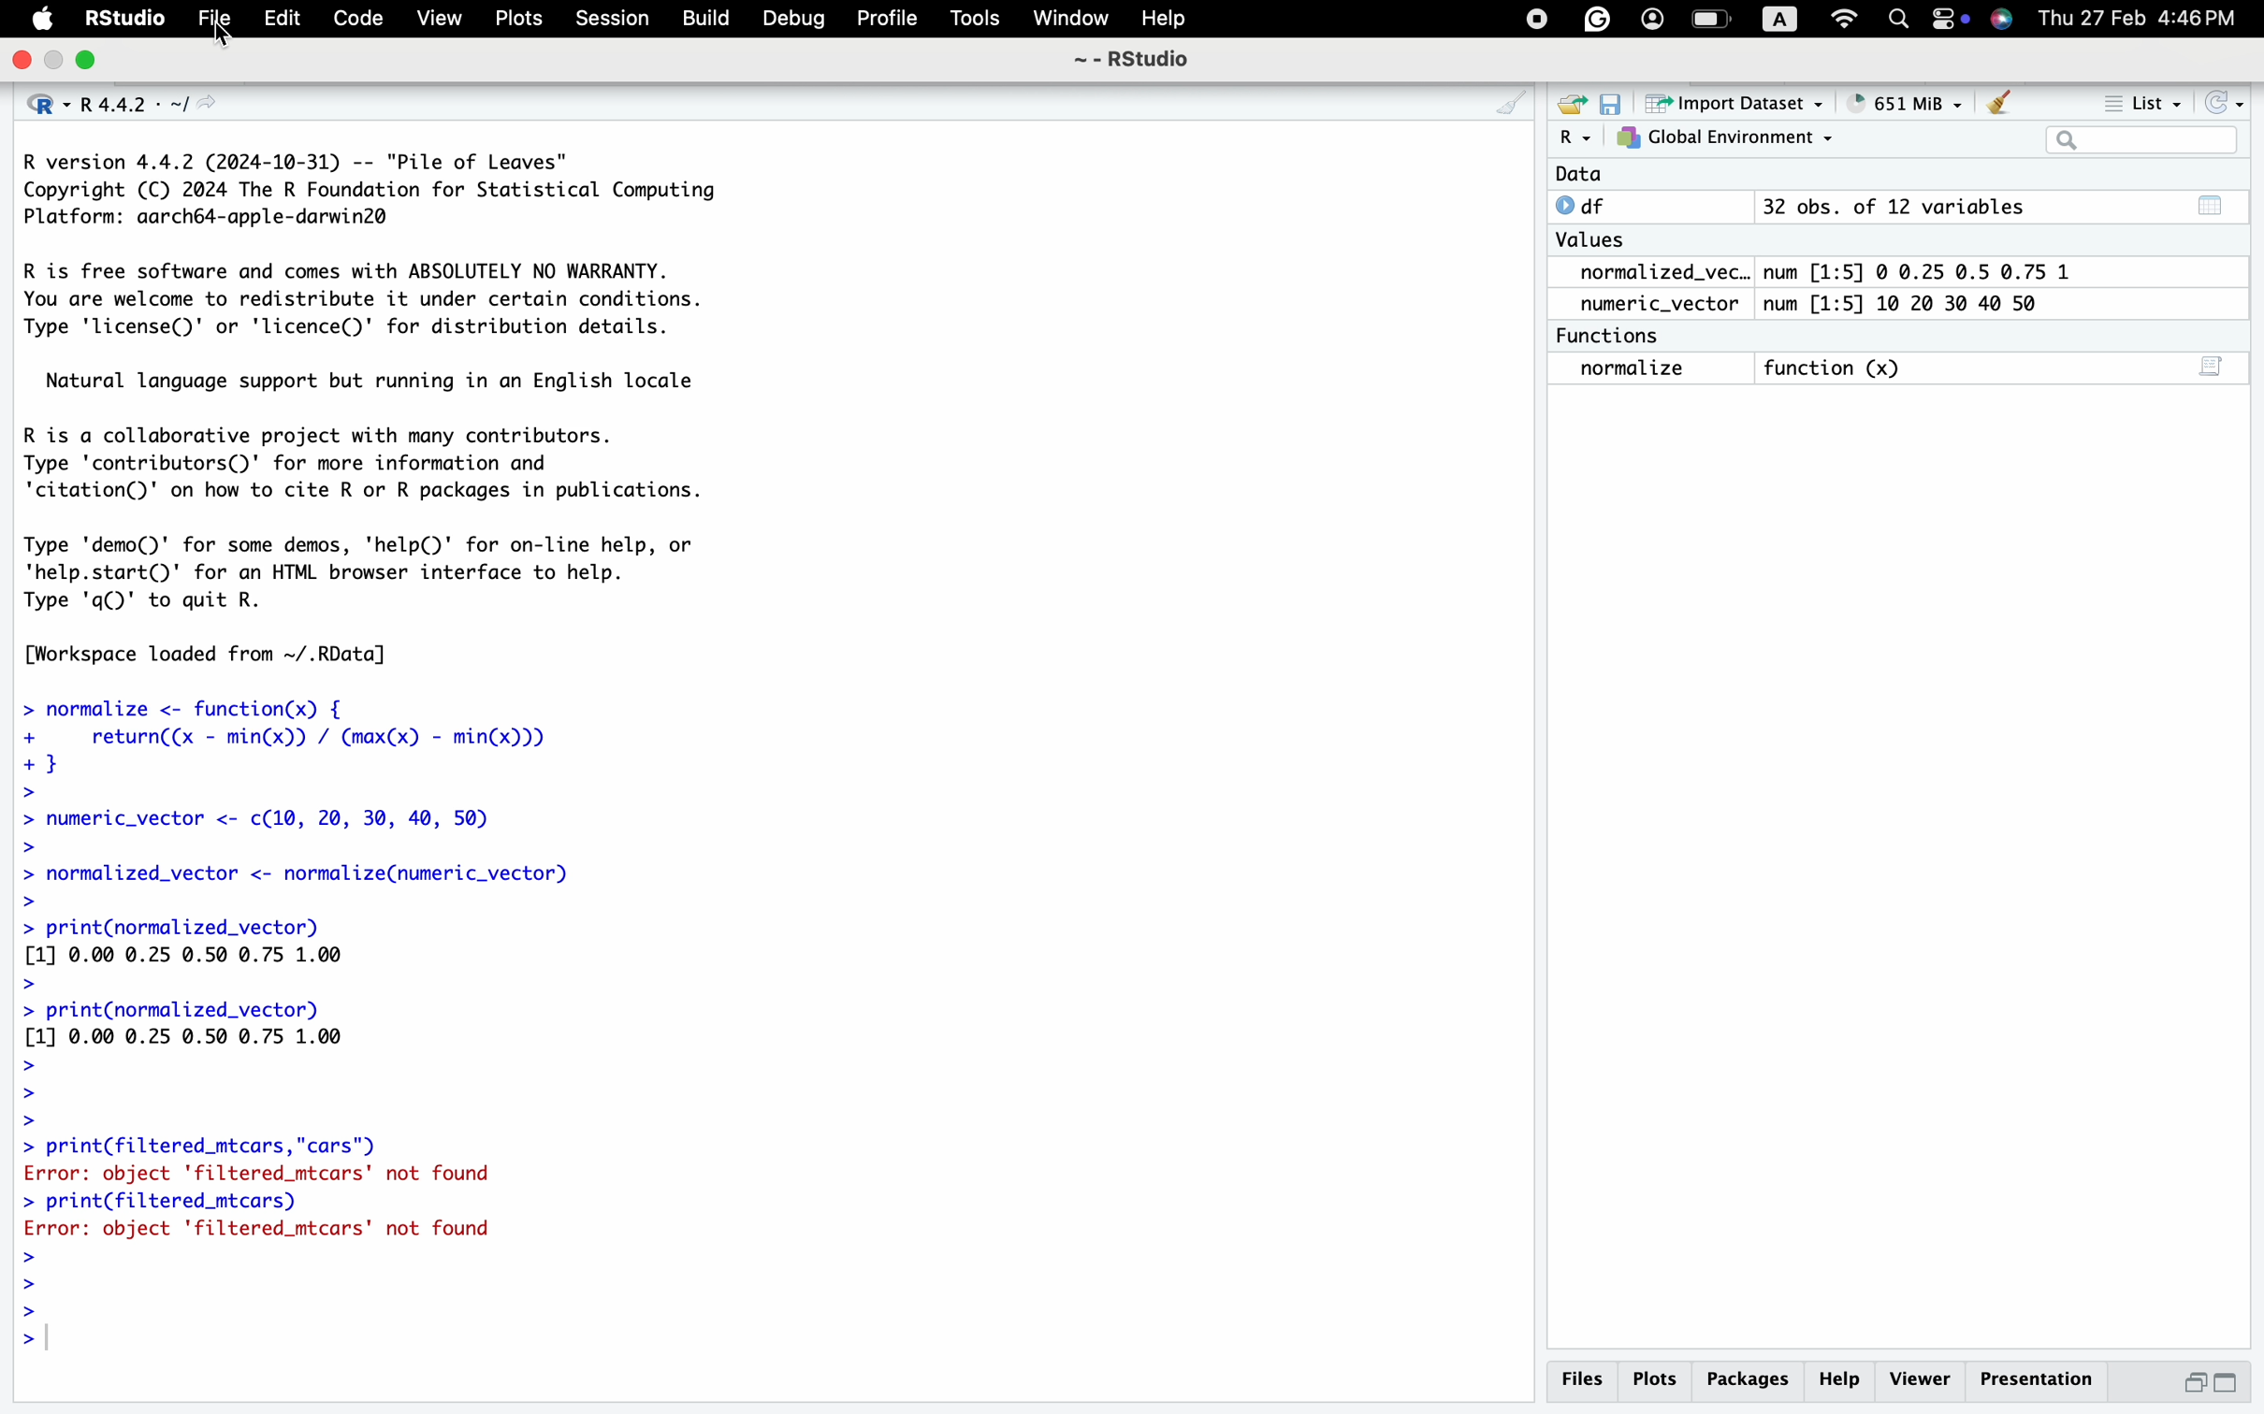  What do you see at coordinates (277, 21) in the screenshot?
I see `Edit` at bounding box center [277, 21].